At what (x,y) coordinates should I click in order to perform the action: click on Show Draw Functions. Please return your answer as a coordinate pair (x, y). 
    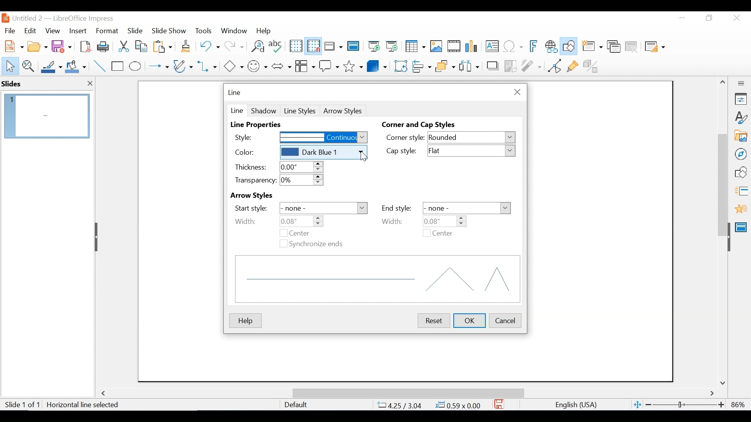
    Looking at the image, I should click on (570, 46).